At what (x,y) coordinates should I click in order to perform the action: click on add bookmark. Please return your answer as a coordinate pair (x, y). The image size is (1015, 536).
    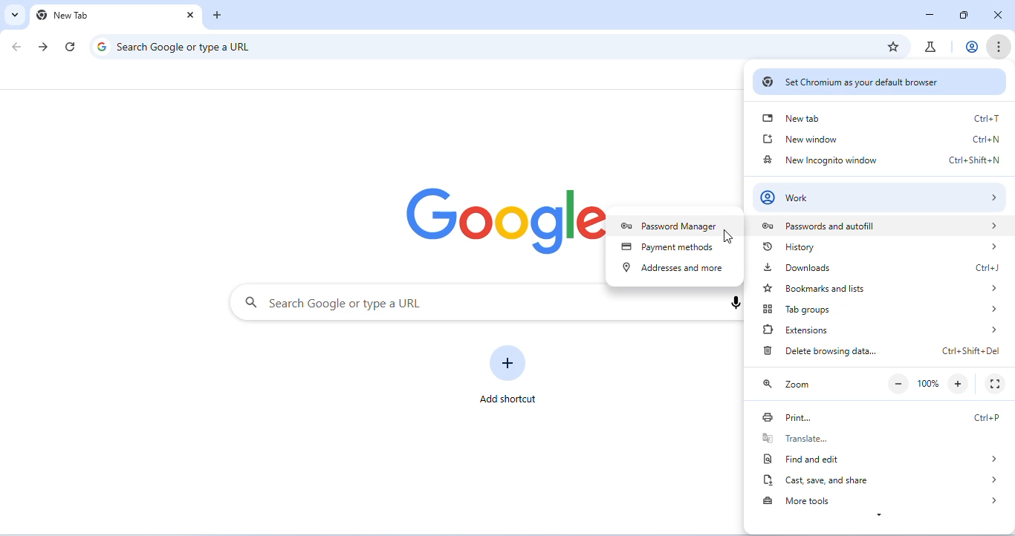
    Looking at the image, I should click on (895, 45).